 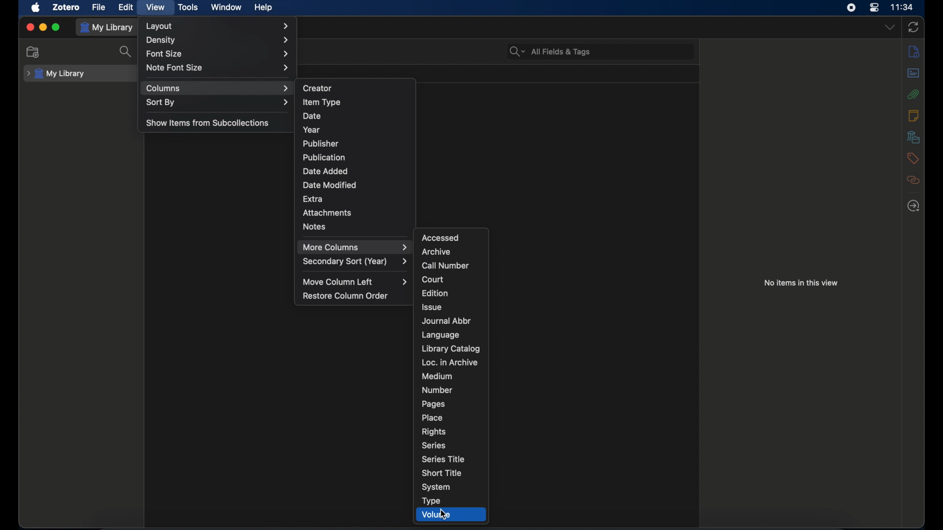 I want to click on attachments, so click(x=914, y=94).